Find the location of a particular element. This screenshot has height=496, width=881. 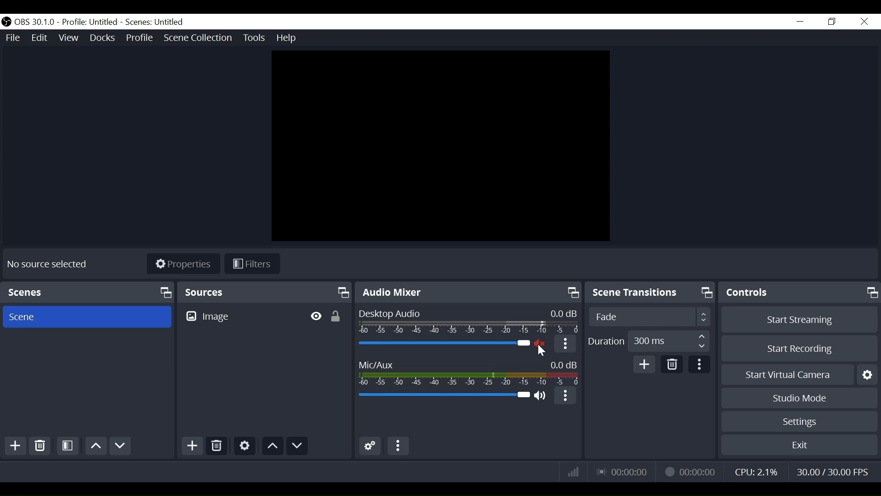

Scene Transition is located at coordinates (651, 293).